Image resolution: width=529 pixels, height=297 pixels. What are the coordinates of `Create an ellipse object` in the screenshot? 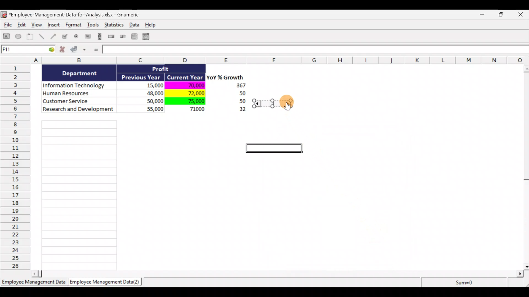 It's located at (18, 37).